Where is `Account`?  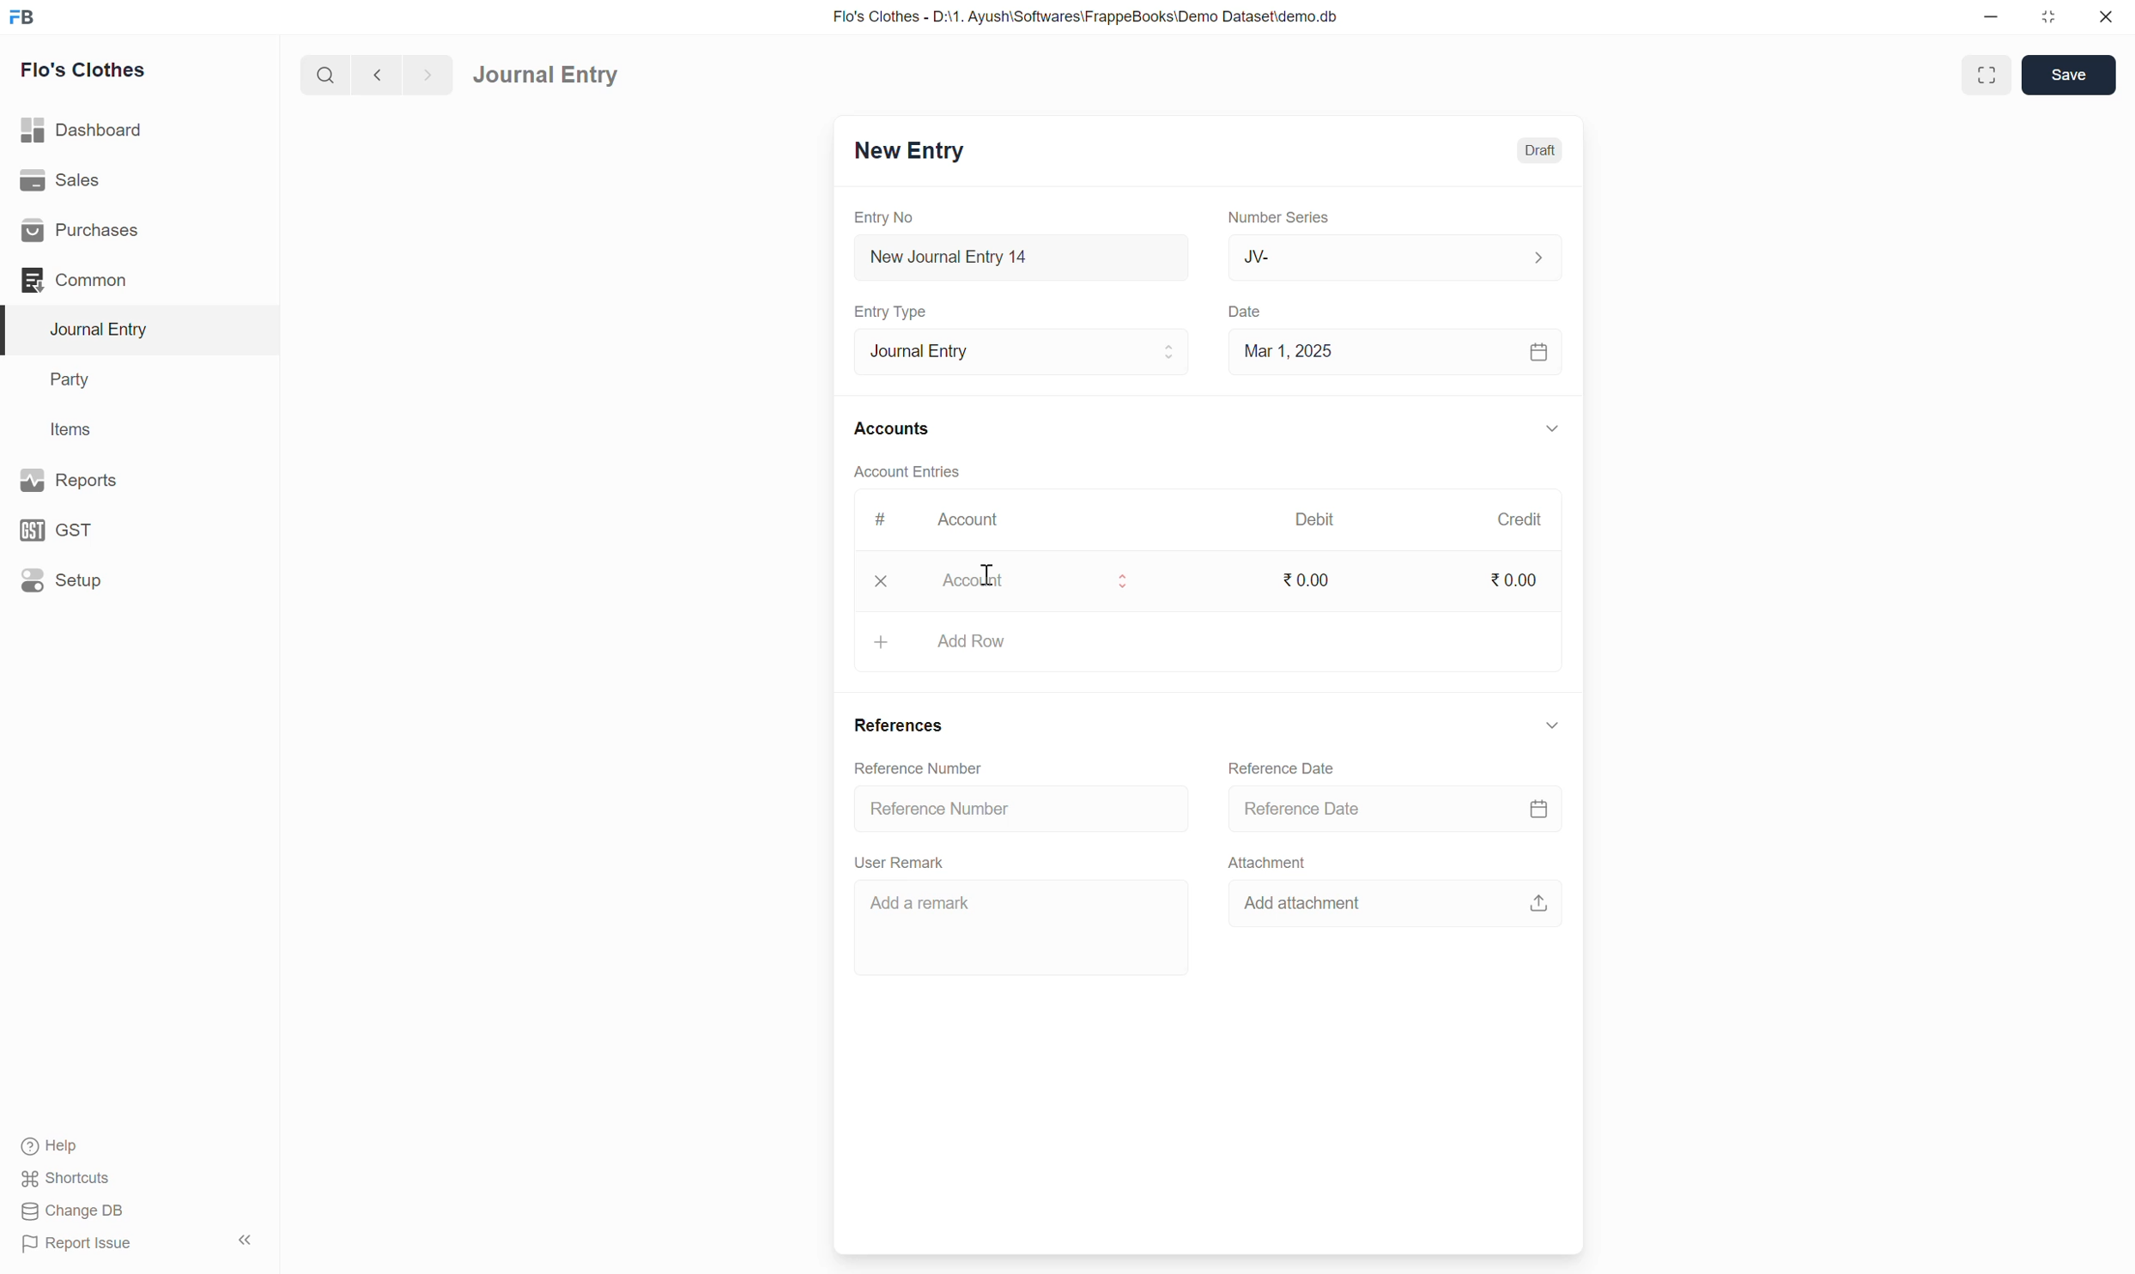 Account is located at coordinates (971, 519).